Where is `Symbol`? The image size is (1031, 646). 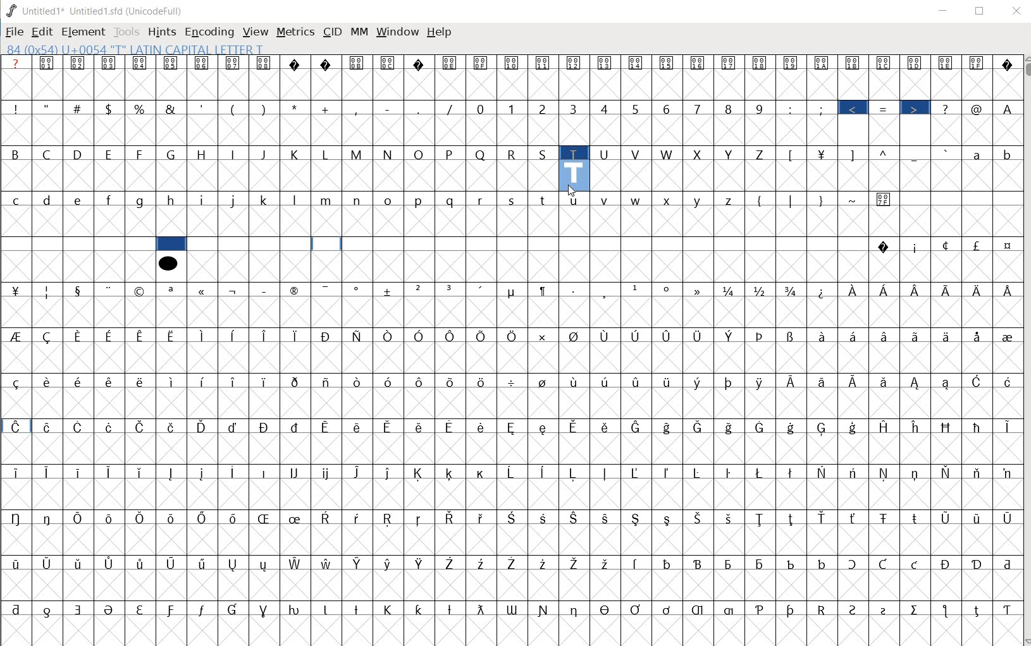 Symbol is located at coordinates (822, 472).